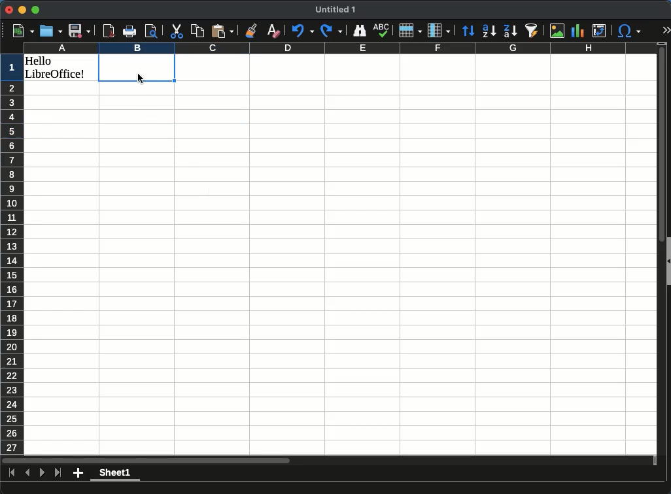  What do you see at coordinates (439, 30) in the screenshot?
I see `columns` at bounding box center [439, 30].